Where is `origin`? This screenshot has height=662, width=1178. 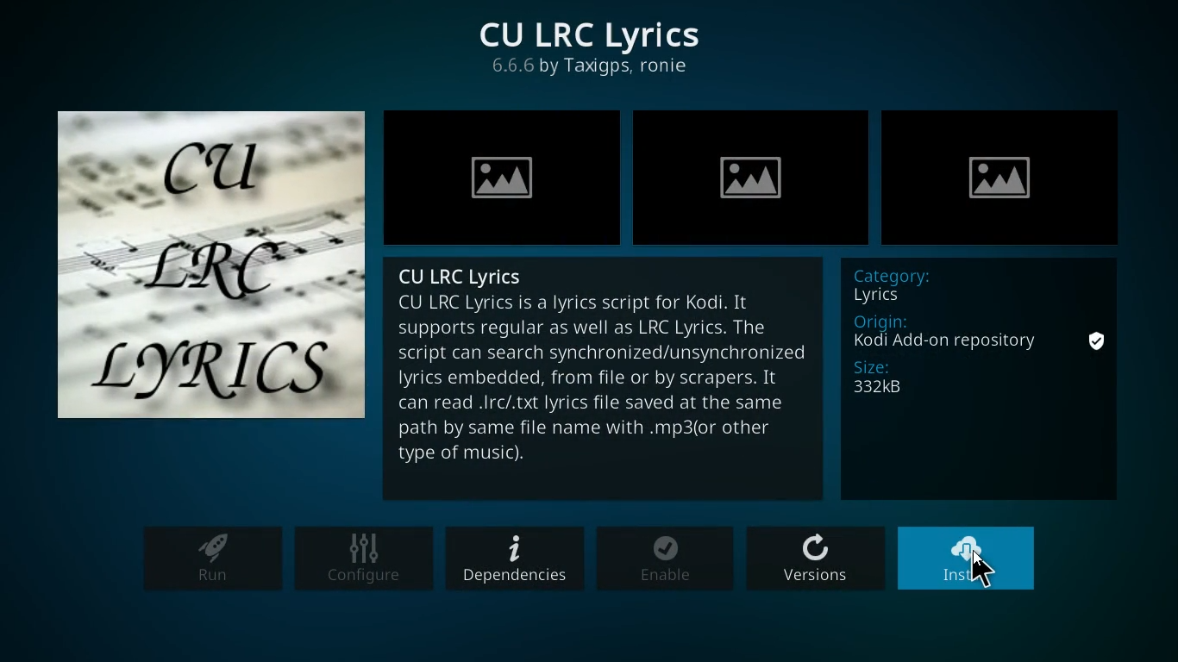 origin is located at coordinates (949, 333).